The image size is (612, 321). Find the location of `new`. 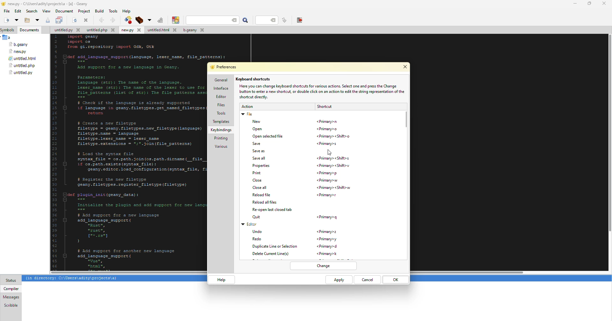

new is located at coordinates (255, 122).